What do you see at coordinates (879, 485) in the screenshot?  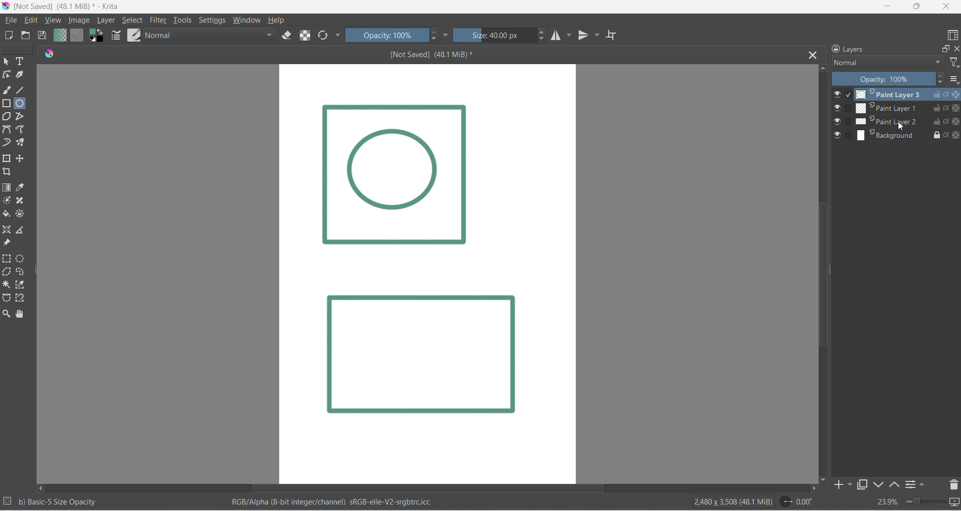 I see `down` at bounding box center [879, 485].